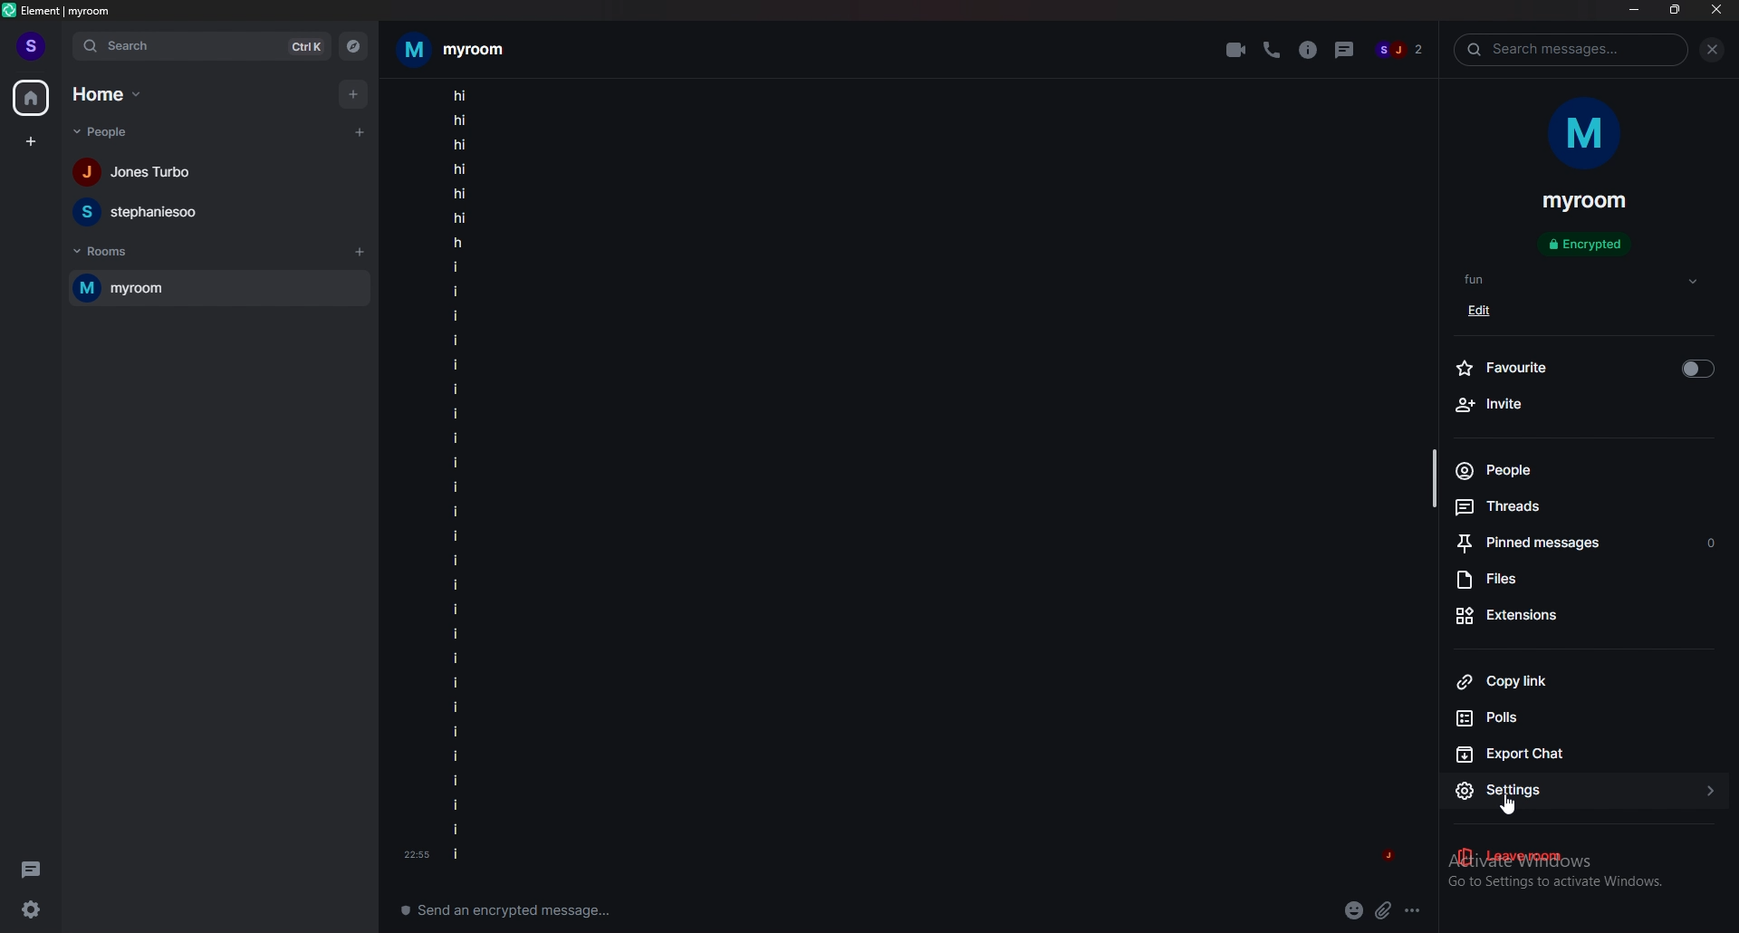  Describe the element at coordinates (361, 131) in the screenshot. I see `start chat` at that location.